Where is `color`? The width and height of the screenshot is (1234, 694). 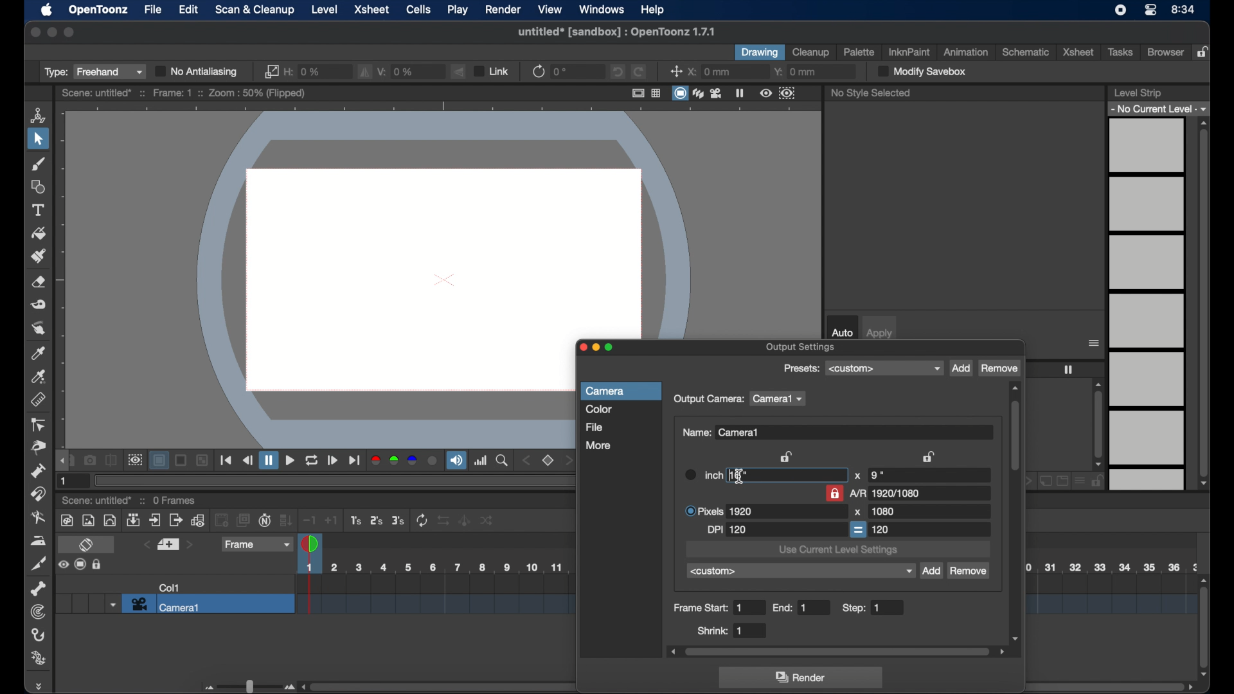 color is located at coordinates (599, 409).